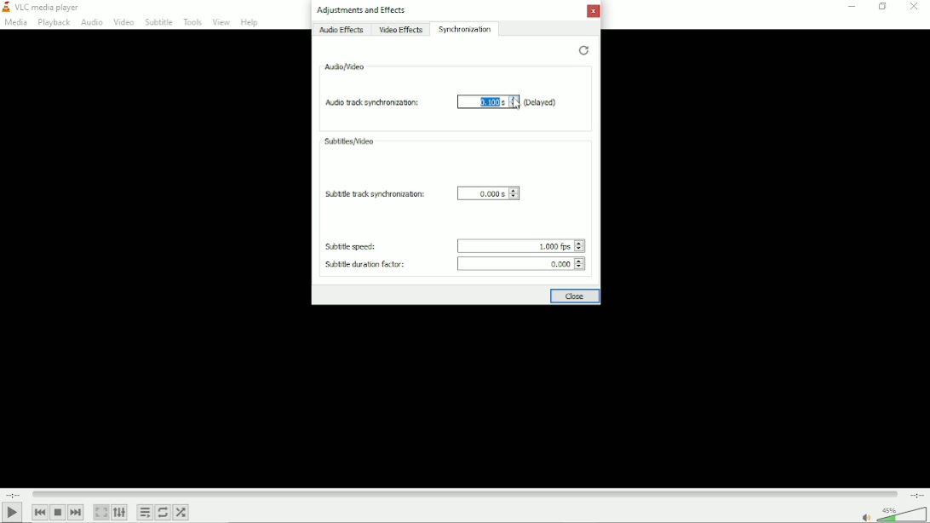 This screenshot has width=930, height=523. What do you see at coordinates (912, 7) in the screenshot?
I see `Close` at bounding box center [912, 7].